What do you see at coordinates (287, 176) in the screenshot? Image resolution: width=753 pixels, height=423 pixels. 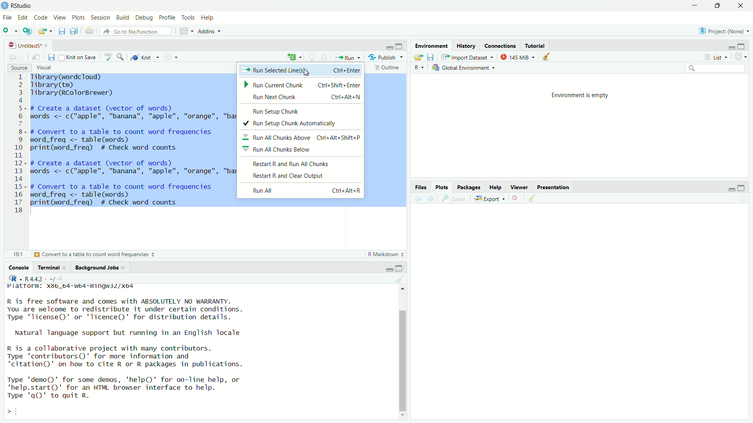 I see `Restart R and Clear Output` at bounding box center [287, 176].